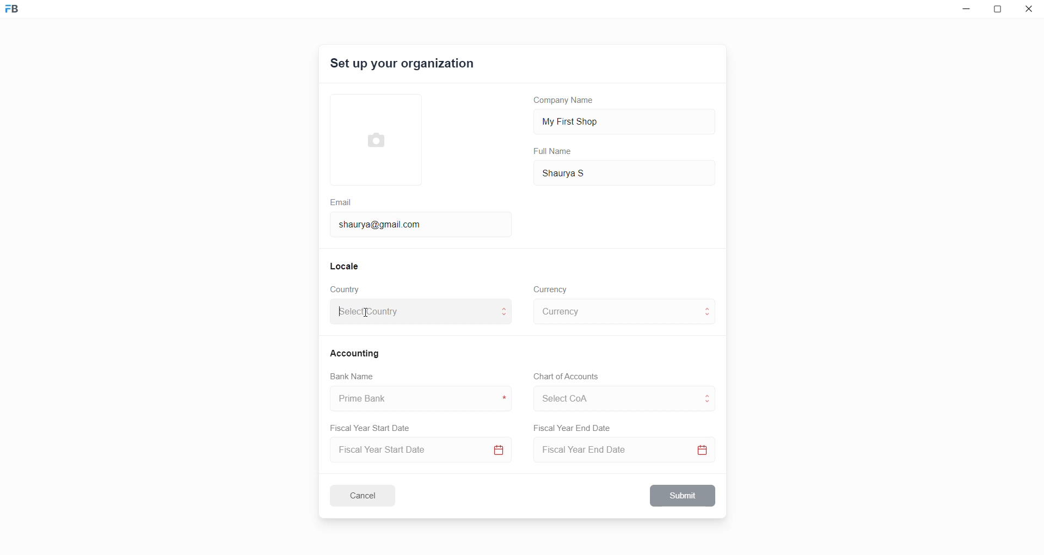 The height and width of the screenshot is (555, 1044). What do you see at coordinates (568, 102) in the screenshot?
I see `Company Name` at bounding box center [568, 102].